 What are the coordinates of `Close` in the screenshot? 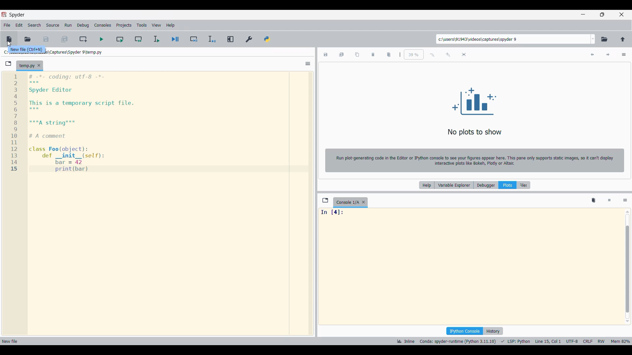 It's located at (364, 202).